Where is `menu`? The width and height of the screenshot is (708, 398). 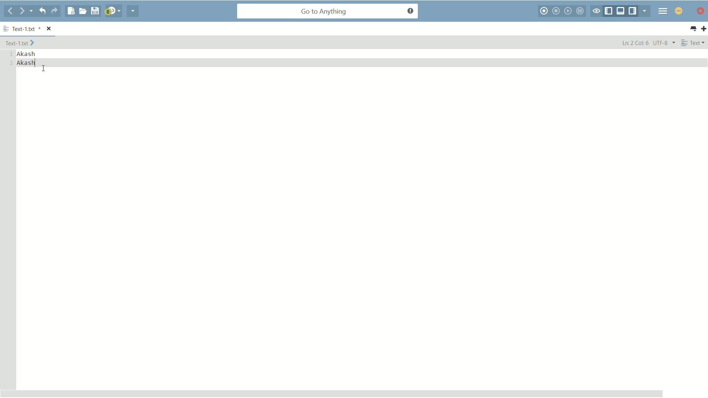
menu is located at coordinates (663, 11).